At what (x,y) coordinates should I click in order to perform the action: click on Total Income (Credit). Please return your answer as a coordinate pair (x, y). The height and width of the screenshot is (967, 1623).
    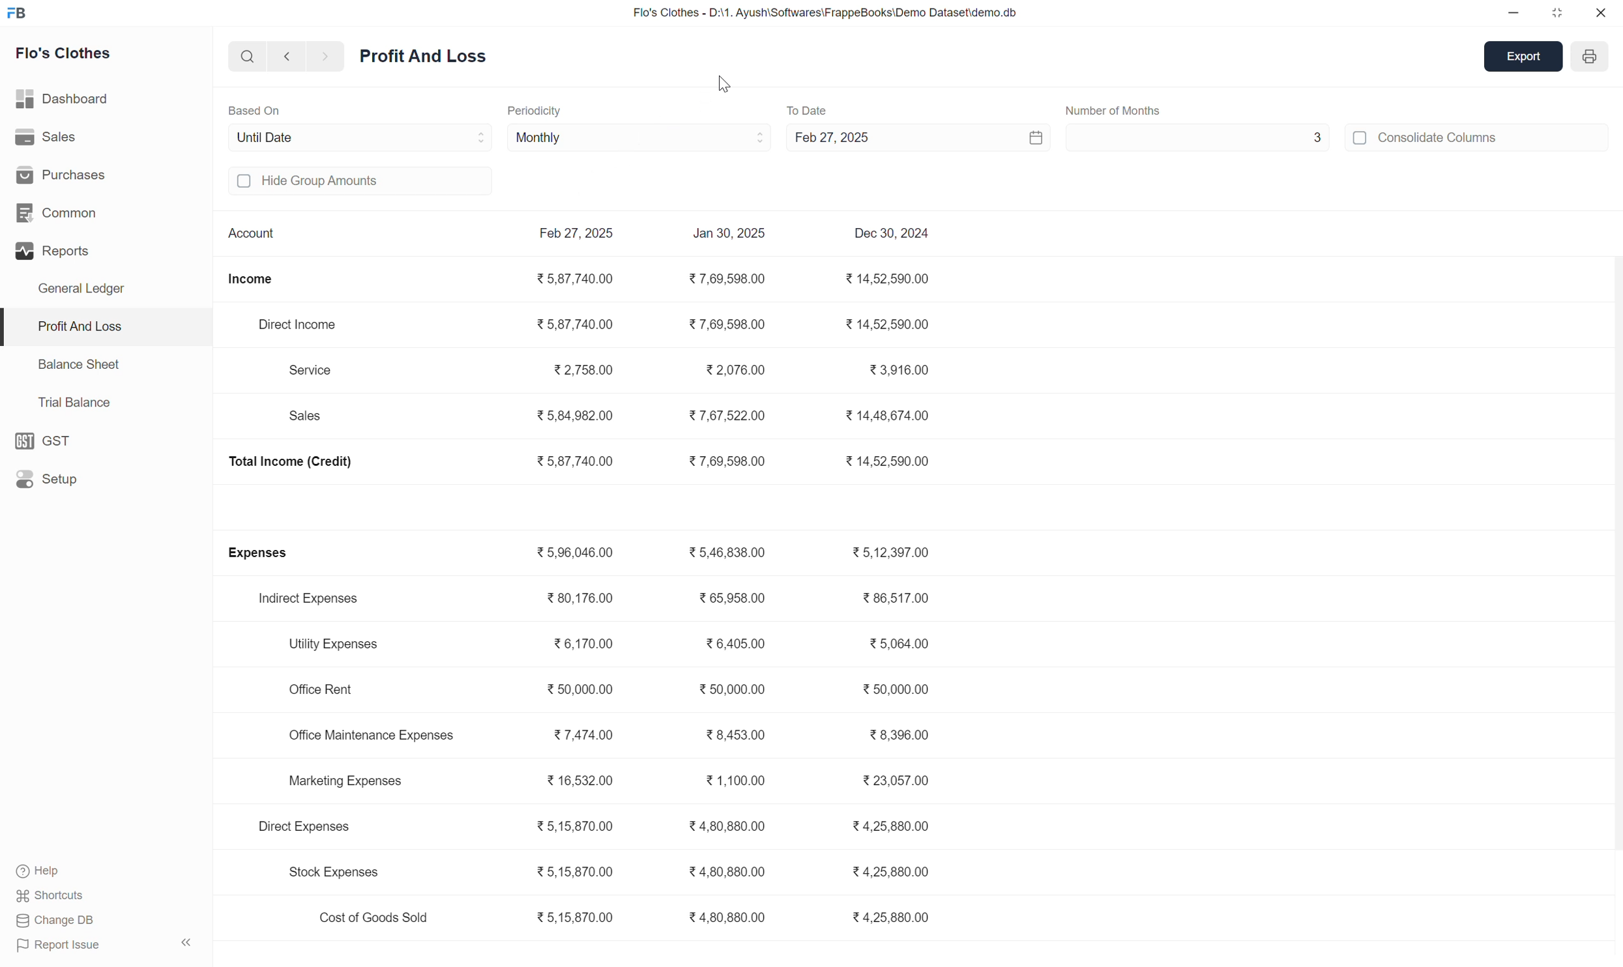
    Looking at the image, I should click on (290, 464).